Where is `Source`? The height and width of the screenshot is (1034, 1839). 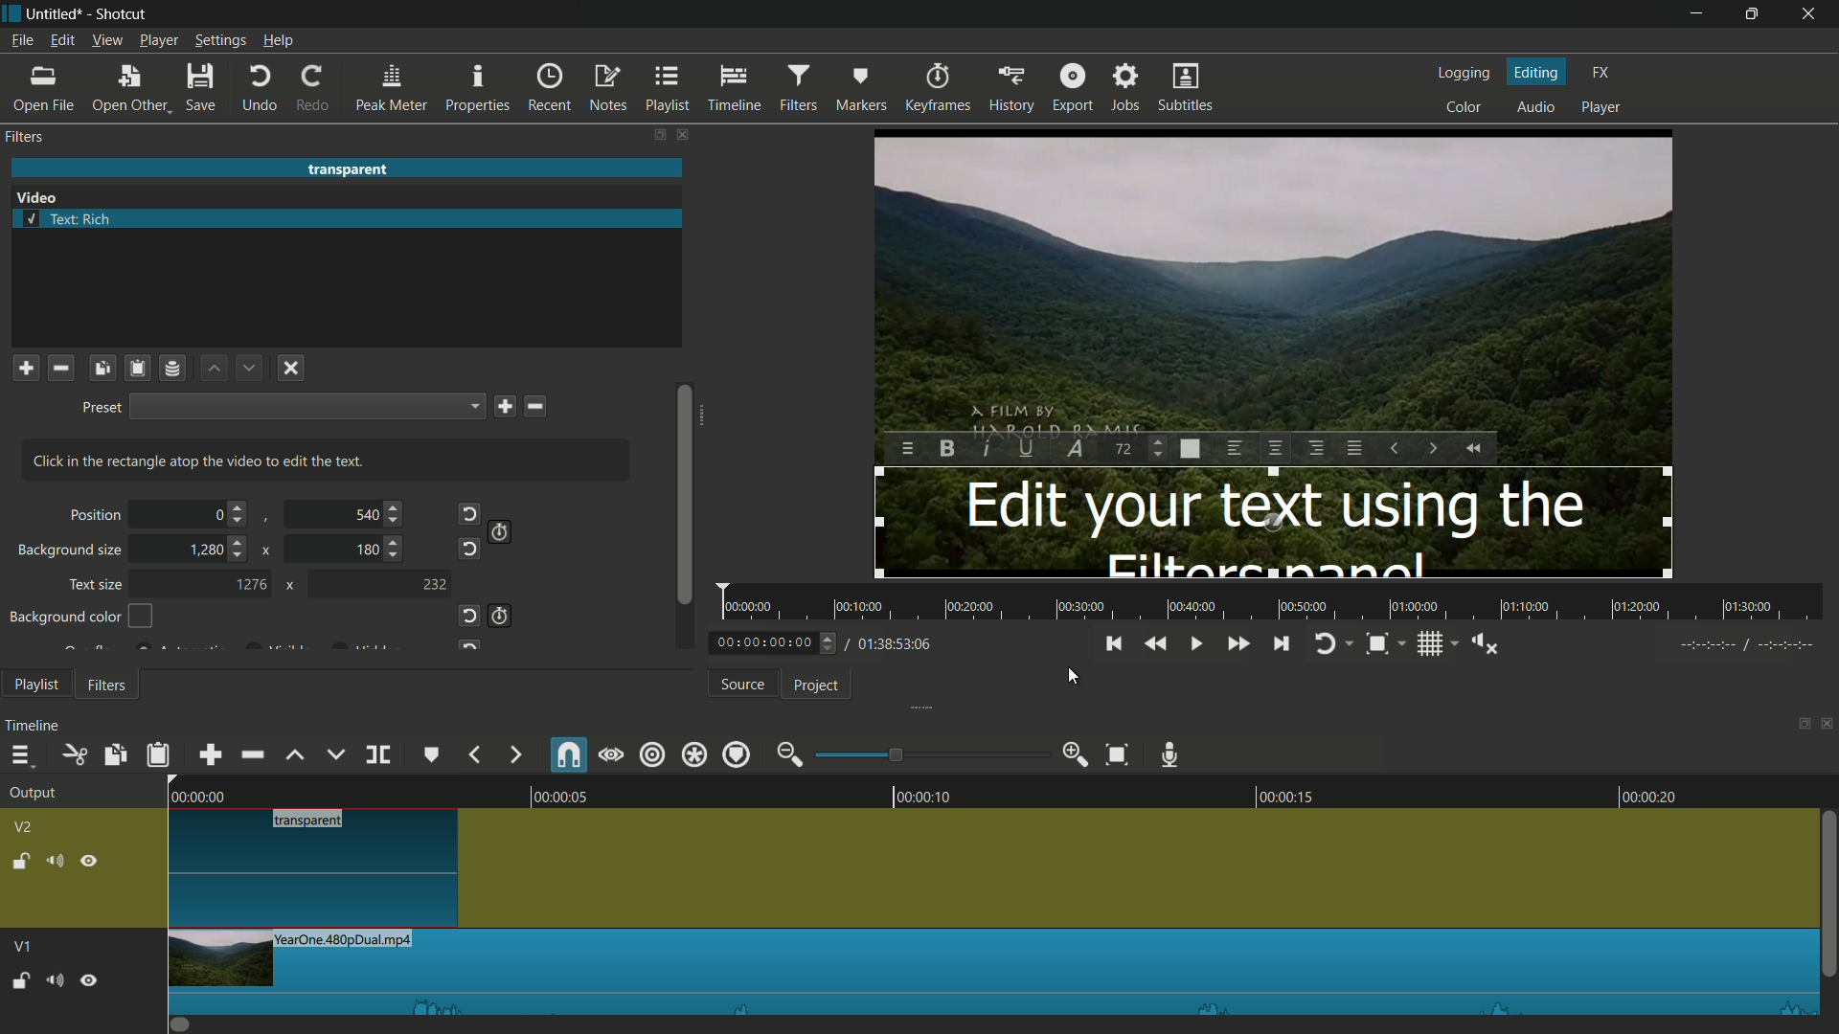 Source is located at coordinates (738, 683).